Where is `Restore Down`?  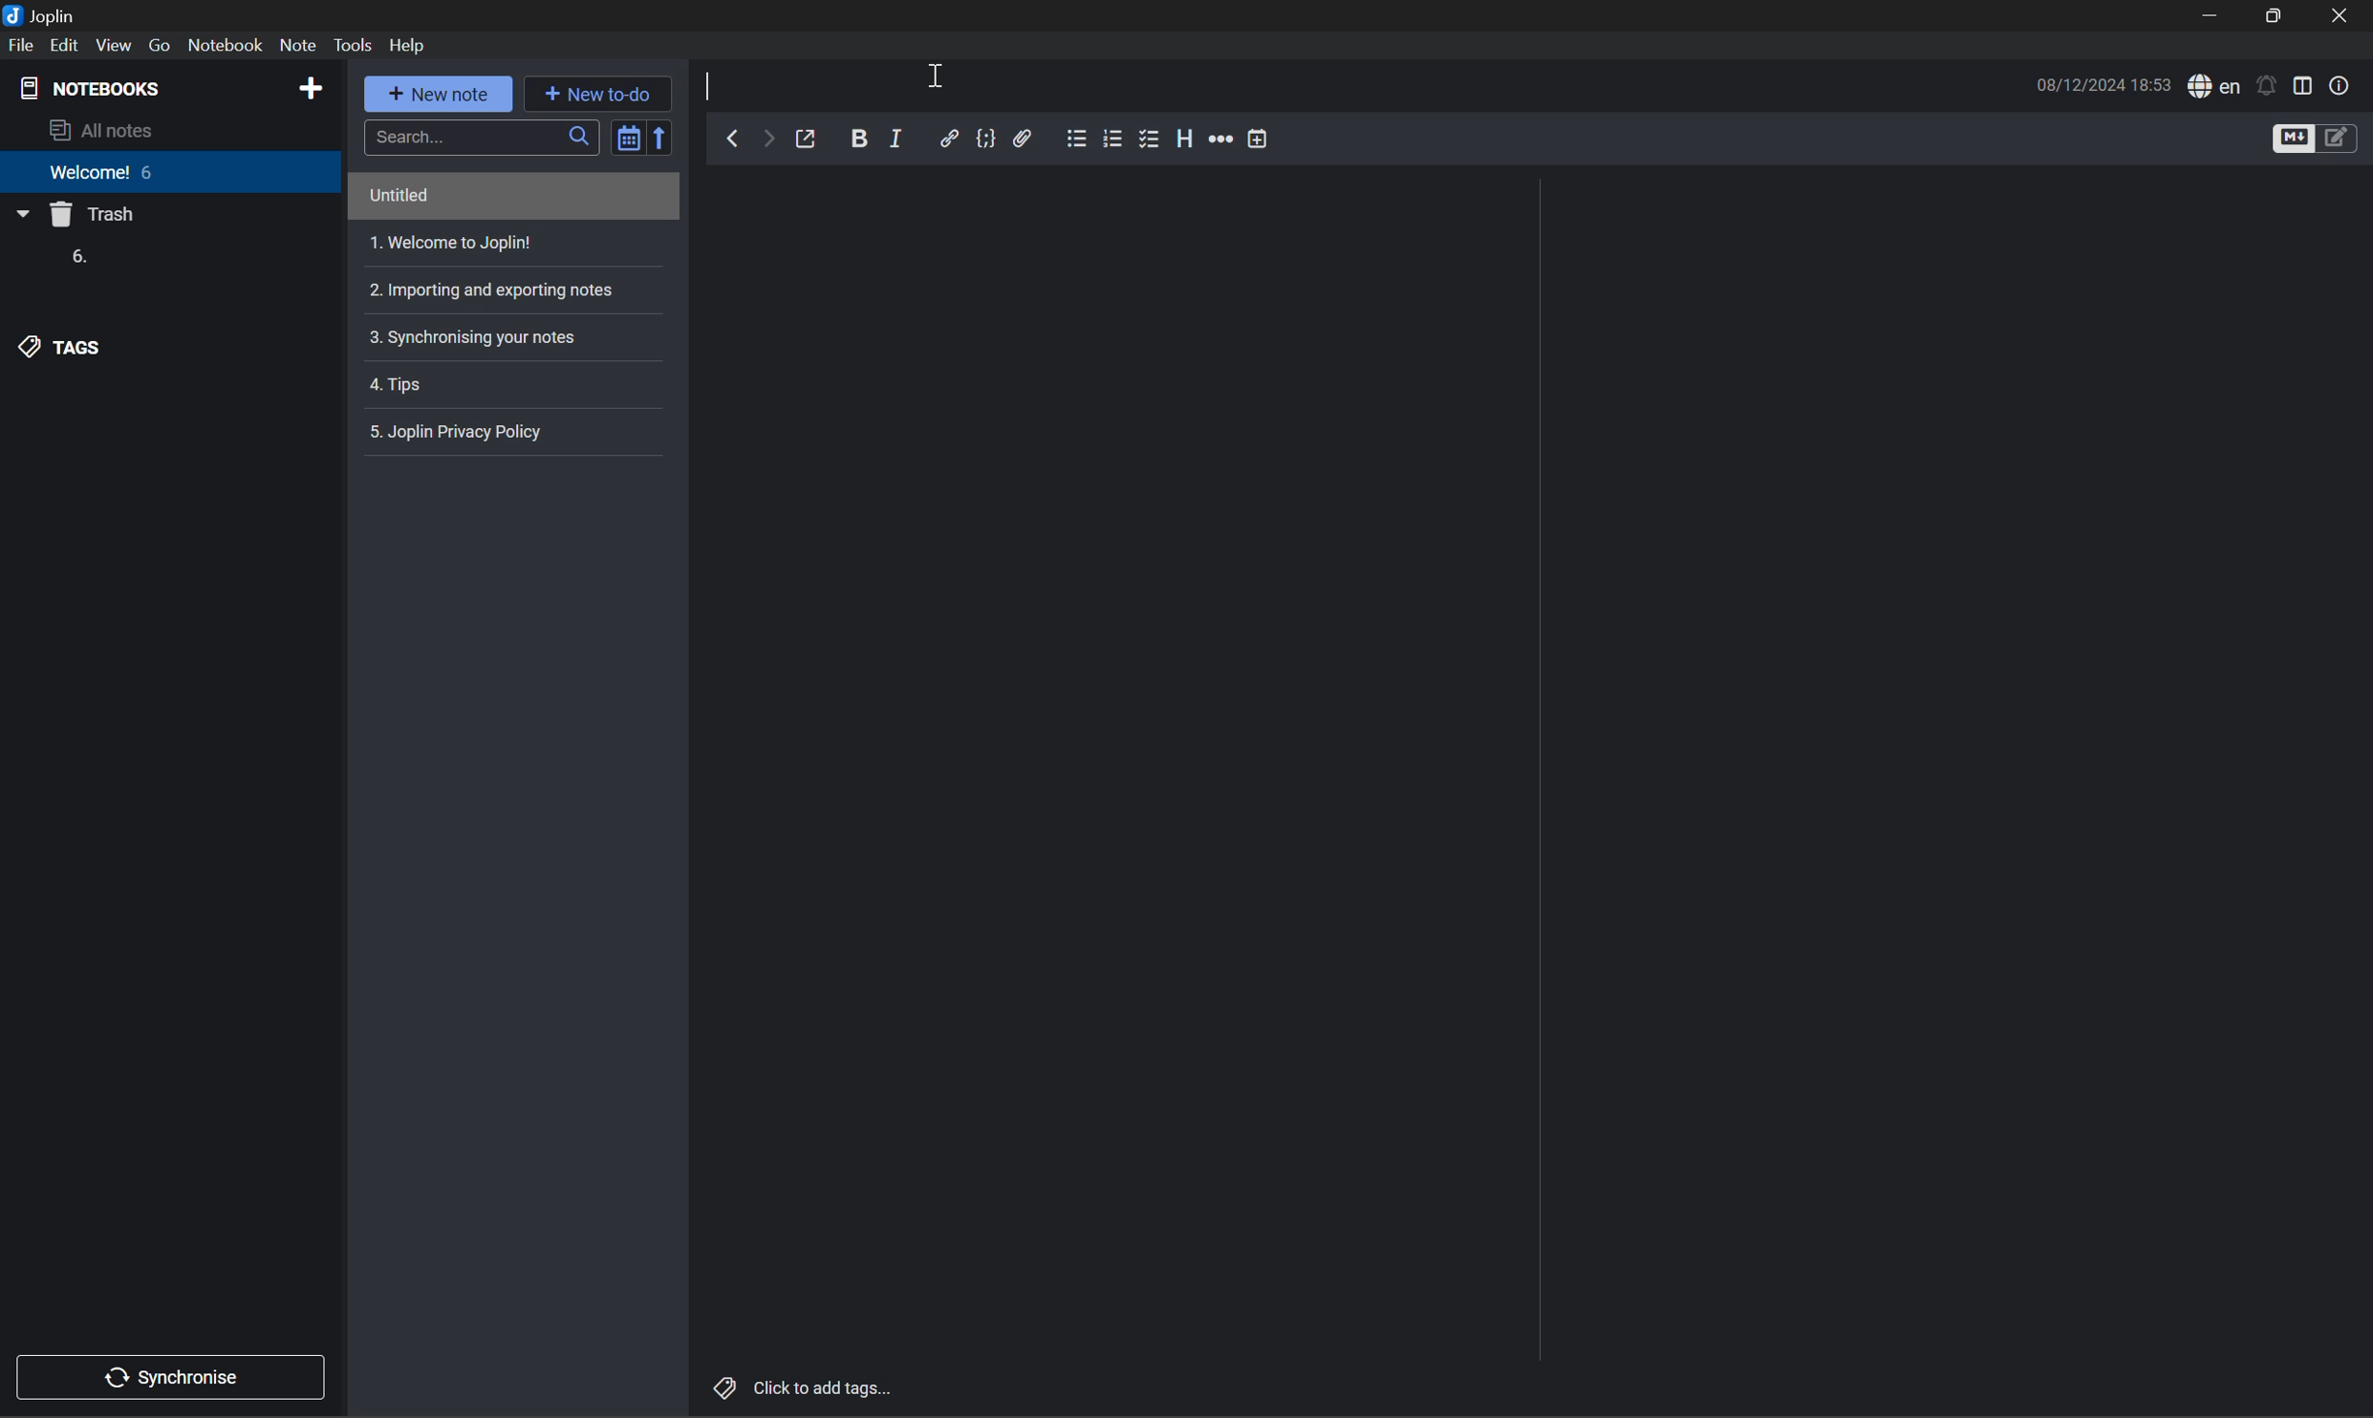
Restore Down is located at coordinates (2276, 16).